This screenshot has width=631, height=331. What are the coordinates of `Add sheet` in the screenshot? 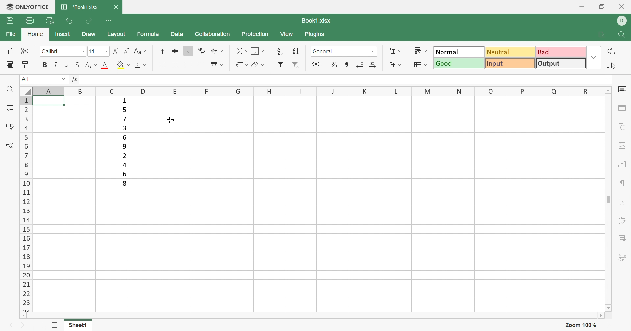 It's located at (43, 326).